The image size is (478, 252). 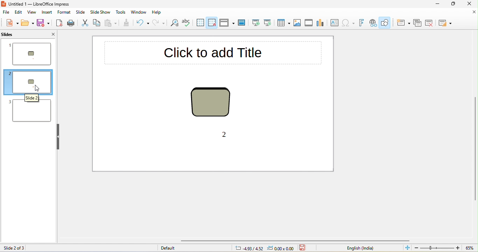 What do you see at coordinates (418, 23) in the screenshot?
I see `duplicate slide` at bounding box center [418, 23].